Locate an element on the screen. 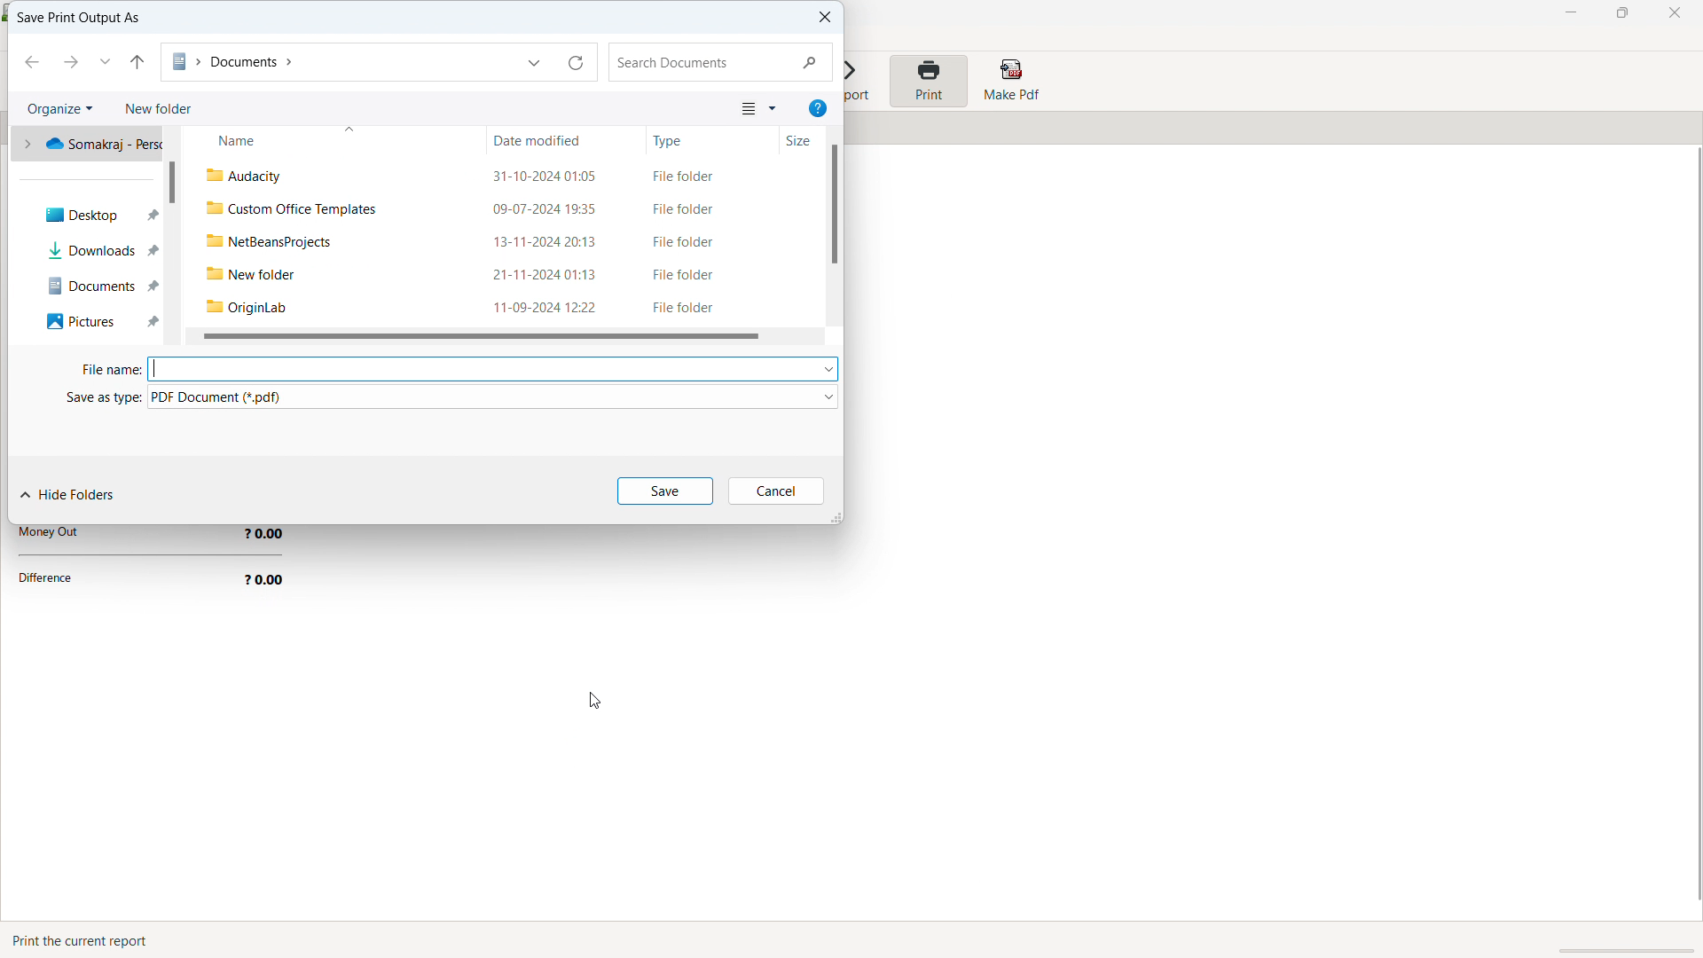 This screenshot has width=1703, height=958. previous folder is located at coordinates (30, 62).